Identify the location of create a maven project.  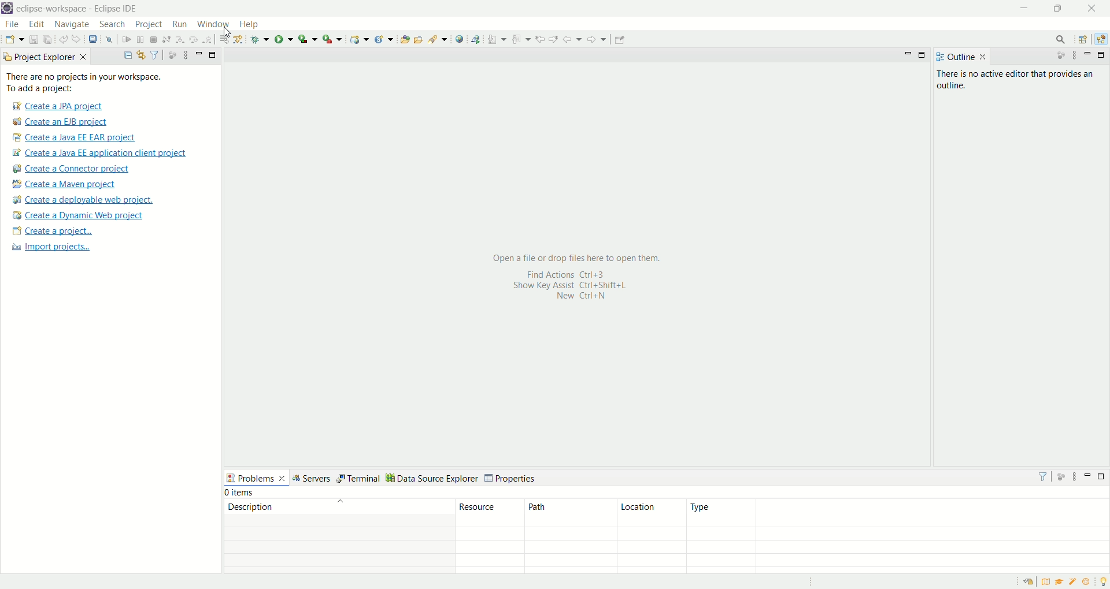
(68, 184).